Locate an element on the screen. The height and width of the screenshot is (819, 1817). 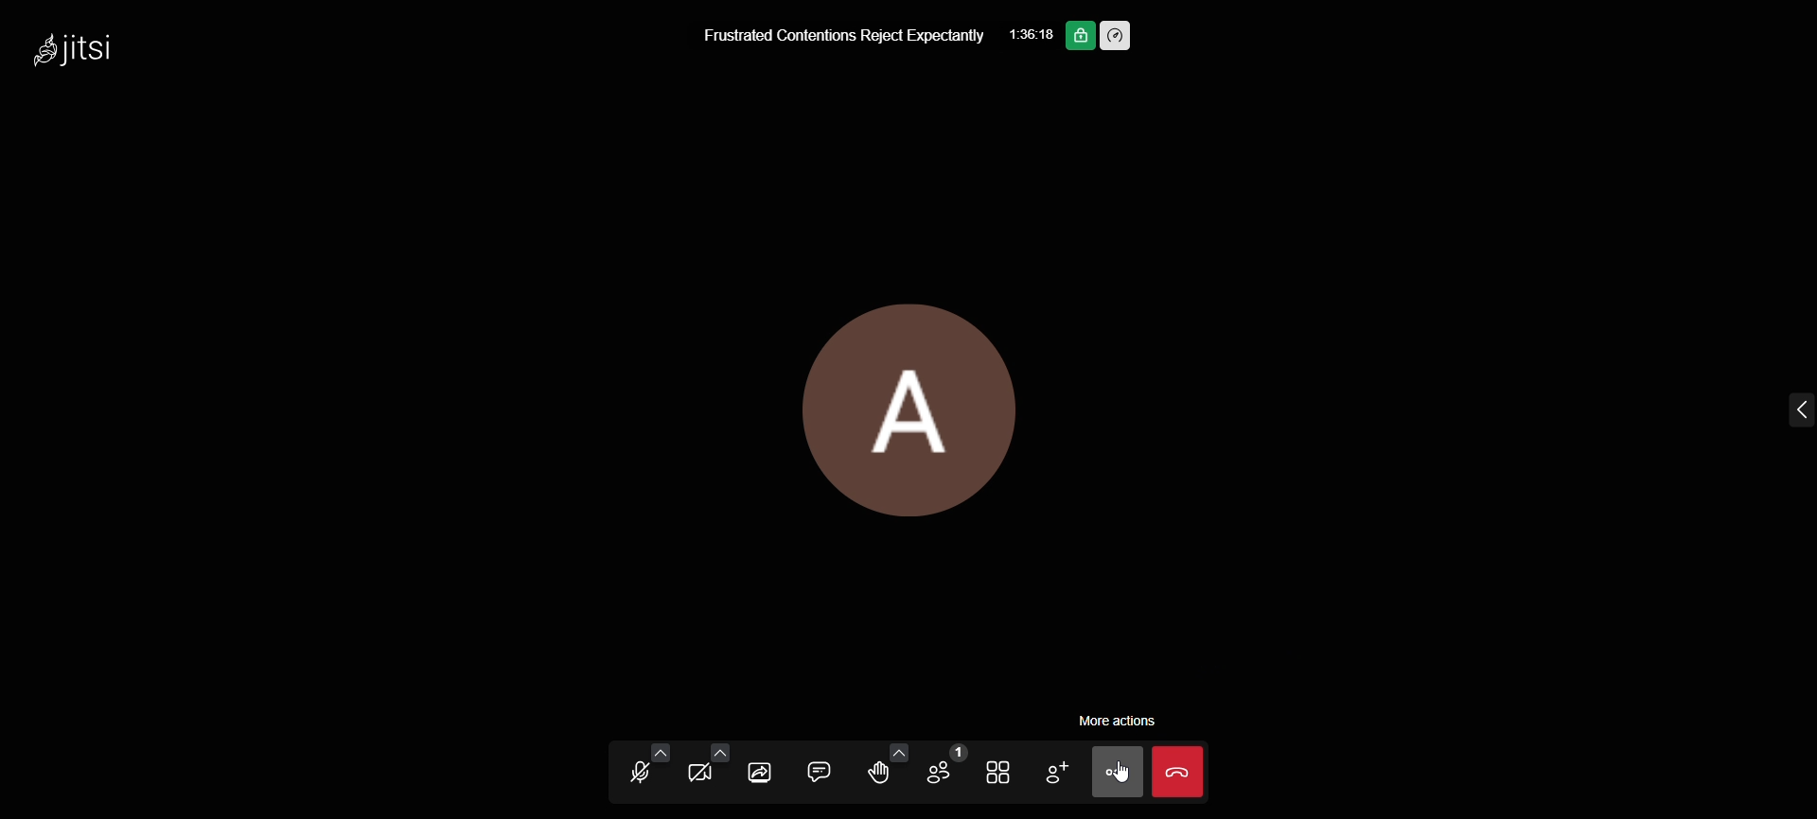
end call is located at coordinates (1181, 775).